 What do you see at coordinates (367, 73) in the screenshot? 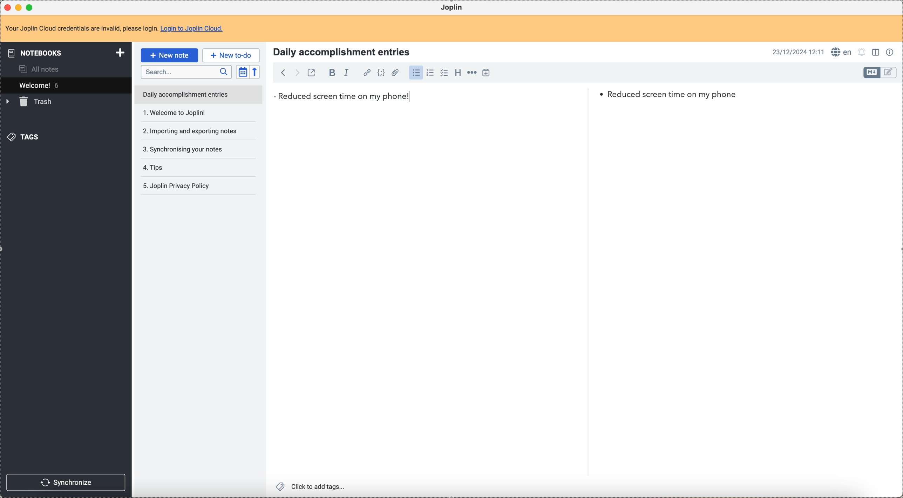
I see `hyperlink` at bounding box center [367, 73].